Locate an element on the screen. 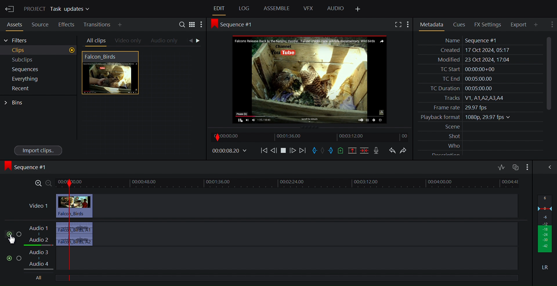 The width and height of the screenshot is (557, 286). Zoom in is located at coordinates (36, 184).